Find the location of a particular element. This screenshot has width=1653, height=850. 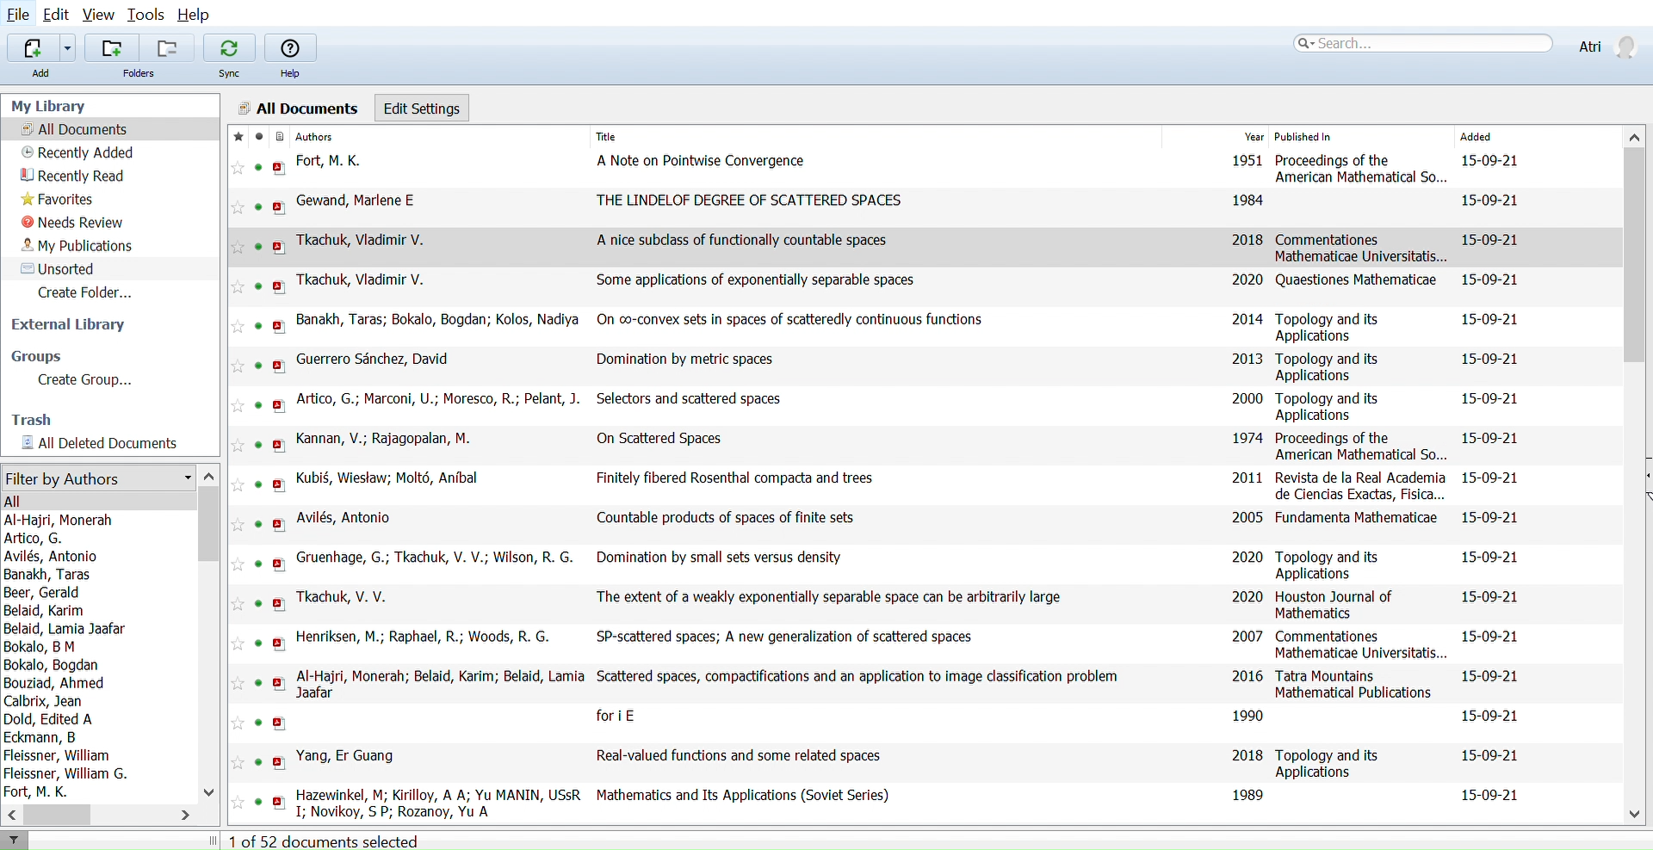

Vertical scrollbar for all files is located at coordinates (1637, 253).